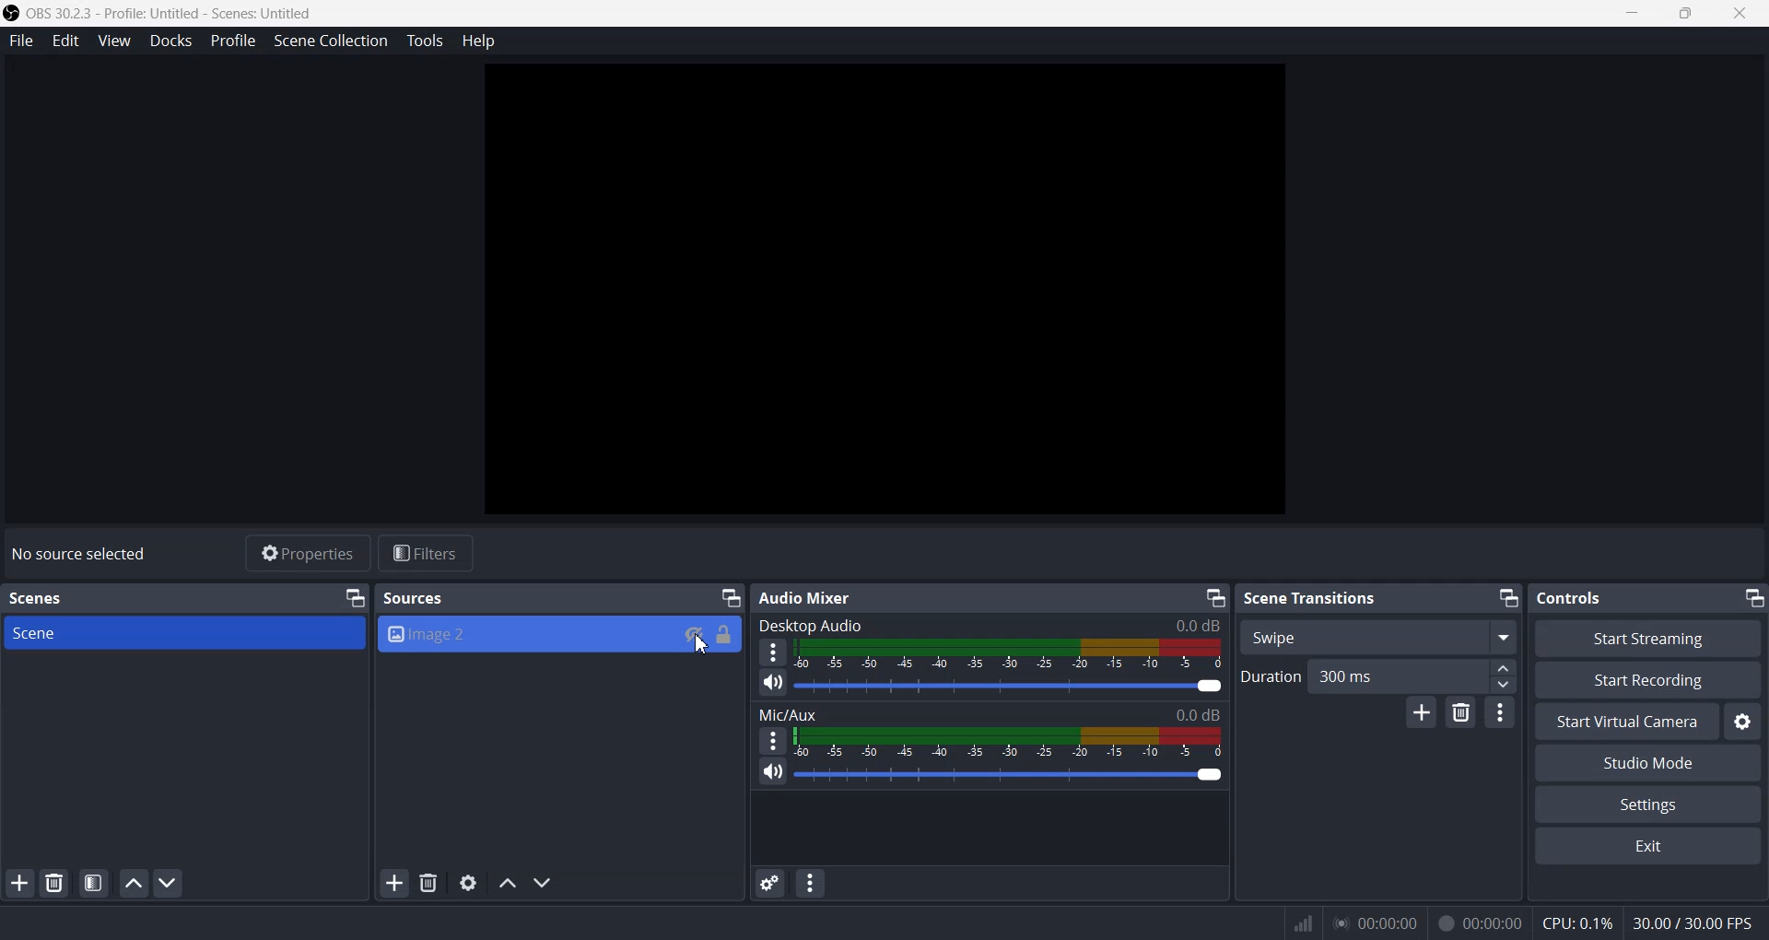 The width and height of the screenshot is (1769, 940). I want to click on Move Scene Up, so click(135, 882).